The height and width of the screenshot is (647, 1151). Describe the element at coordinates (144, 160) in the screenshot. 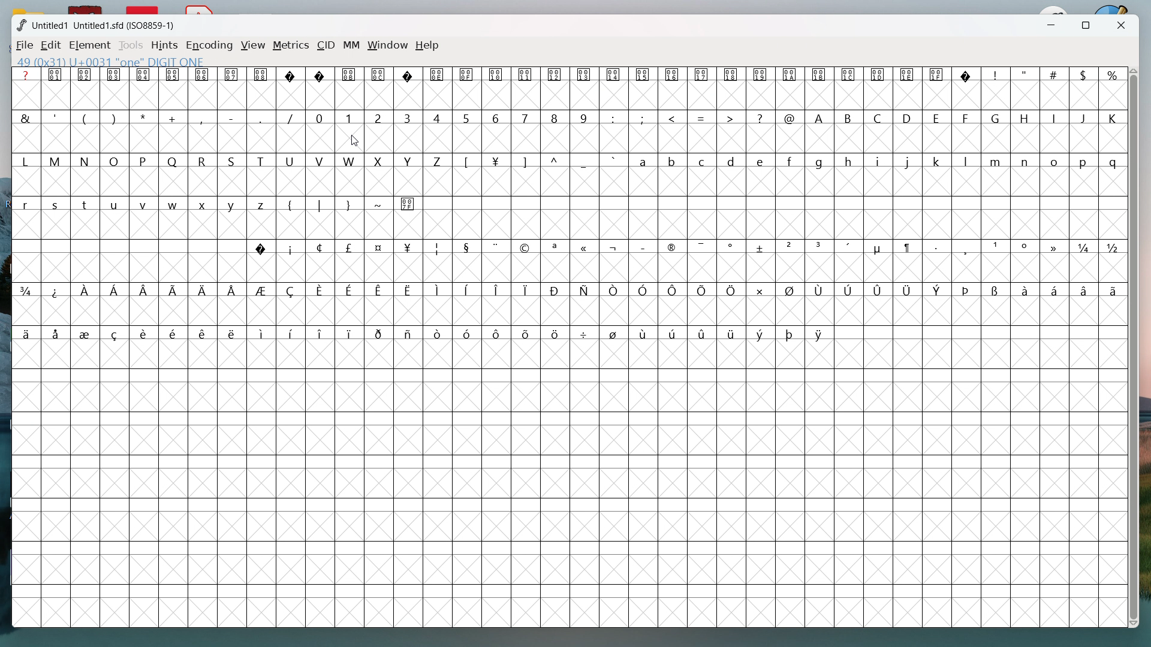

I see `P` at that location.